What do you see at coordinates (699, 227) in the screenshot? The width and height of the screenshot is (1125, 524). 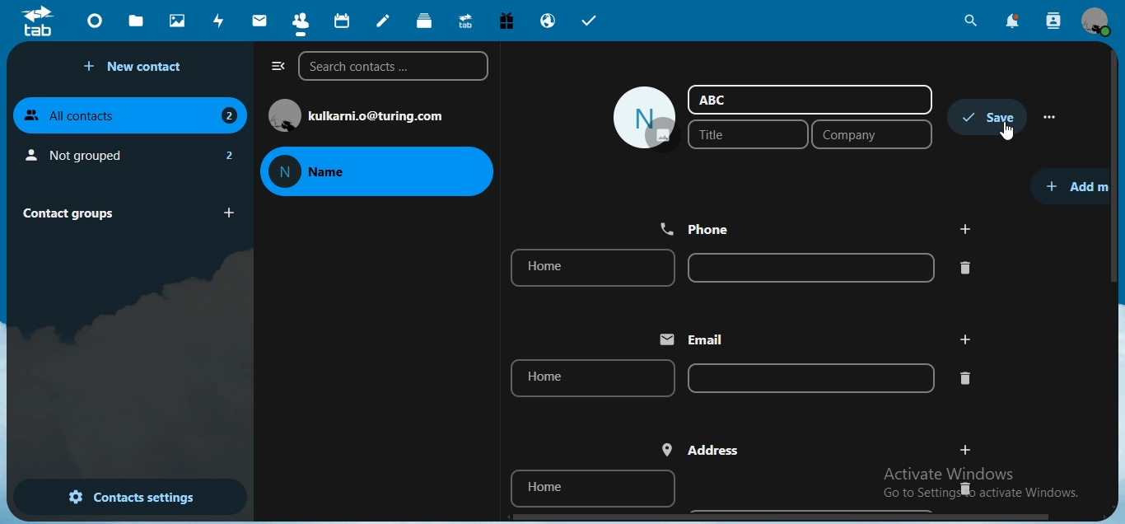 I see `phone` at bounding box center [699, 227].